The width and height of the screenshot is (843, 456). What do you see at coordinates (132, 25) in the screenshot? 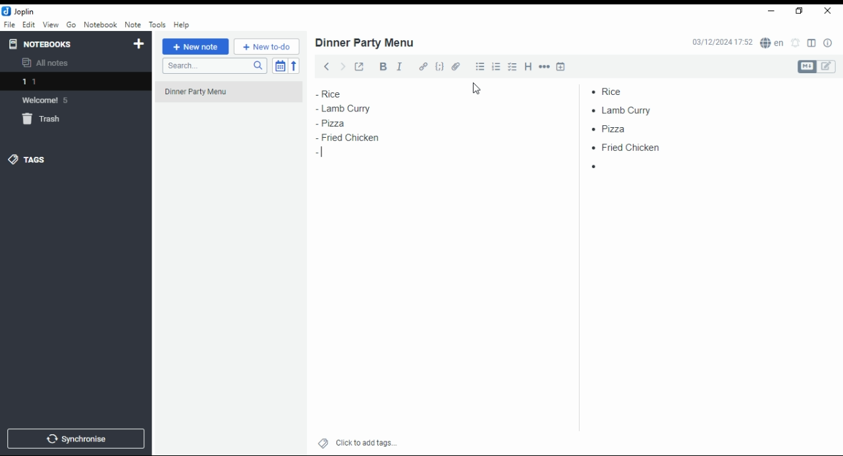
I see `note` at bounding box center [132, 25].